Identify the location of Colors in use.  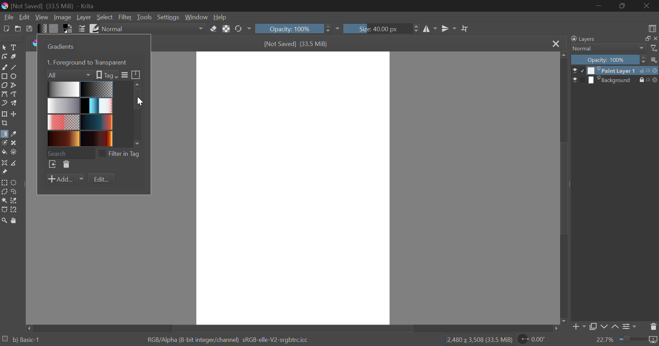
(68, 28).